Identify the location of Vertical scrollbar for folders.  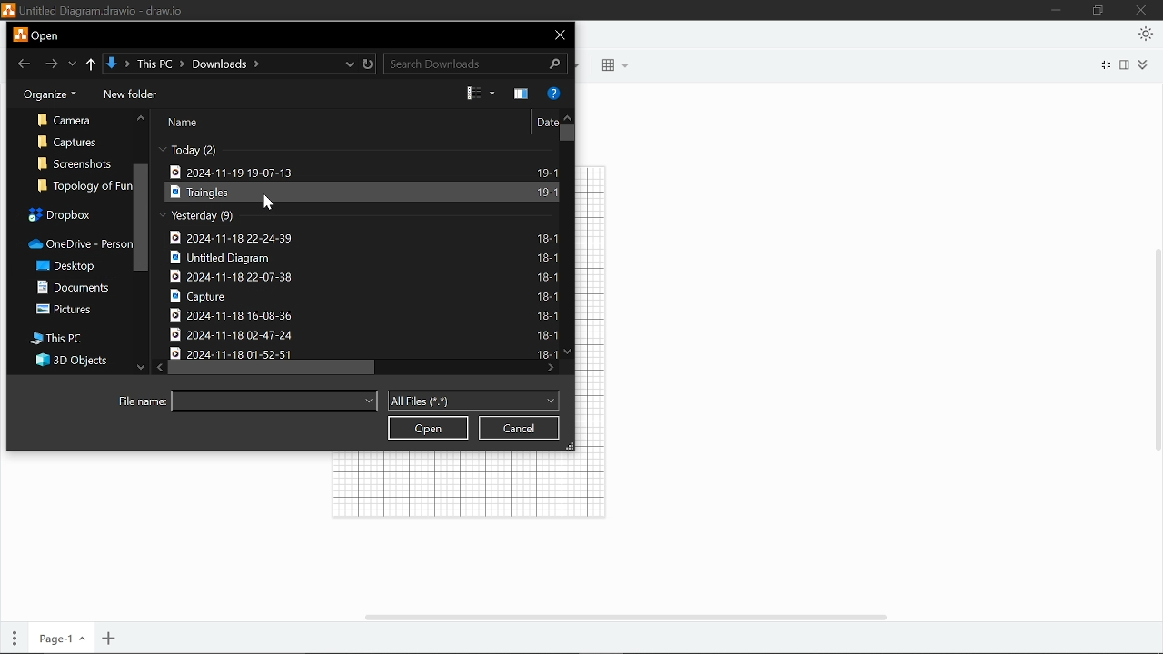
(141, 217).